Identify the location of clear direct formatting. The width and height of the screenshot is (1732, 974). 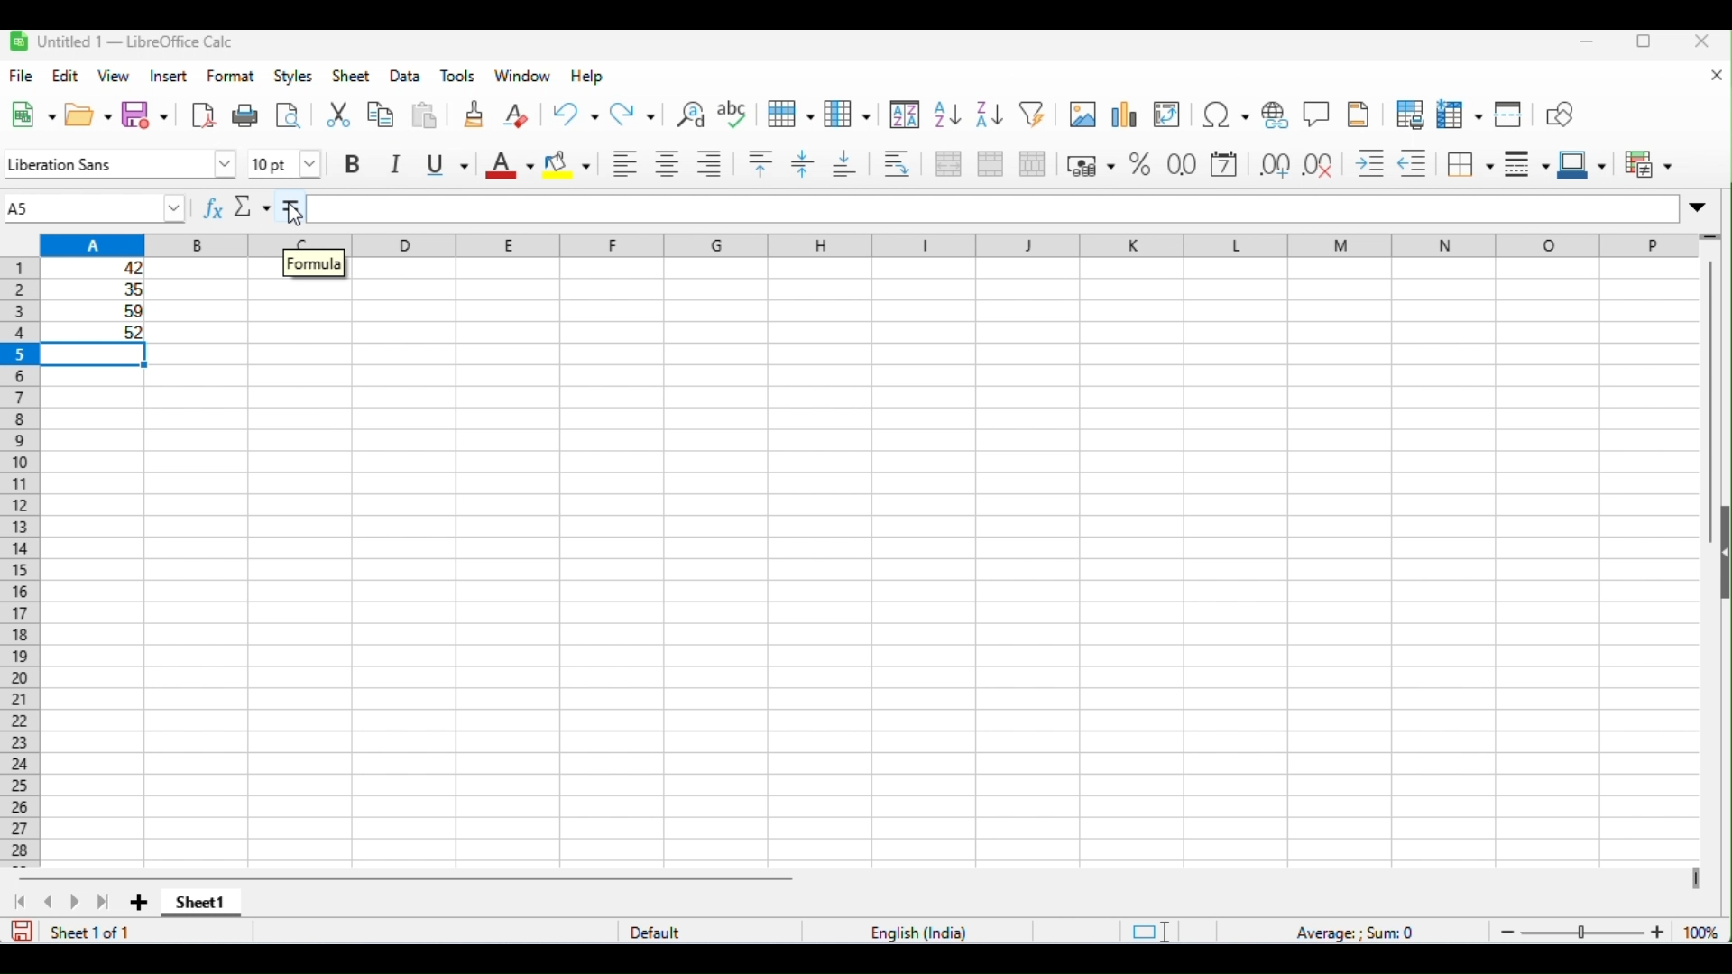
(515, 115).